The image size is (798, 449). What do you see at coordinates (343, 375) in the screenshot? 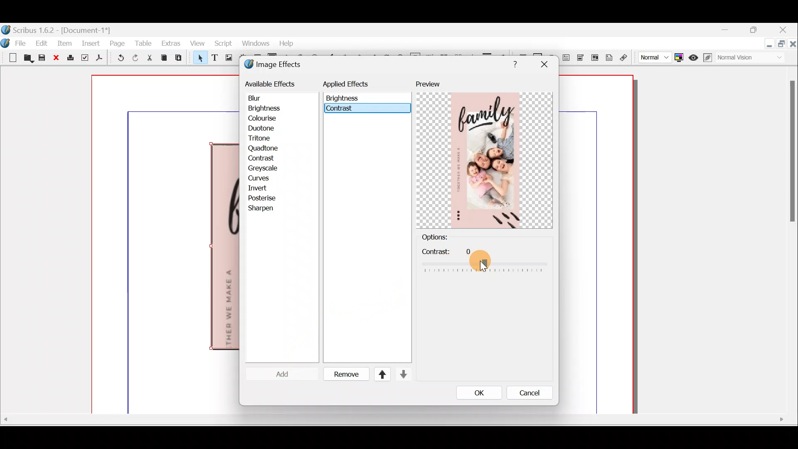
I see `Remove` at bounding box center [343, 375].